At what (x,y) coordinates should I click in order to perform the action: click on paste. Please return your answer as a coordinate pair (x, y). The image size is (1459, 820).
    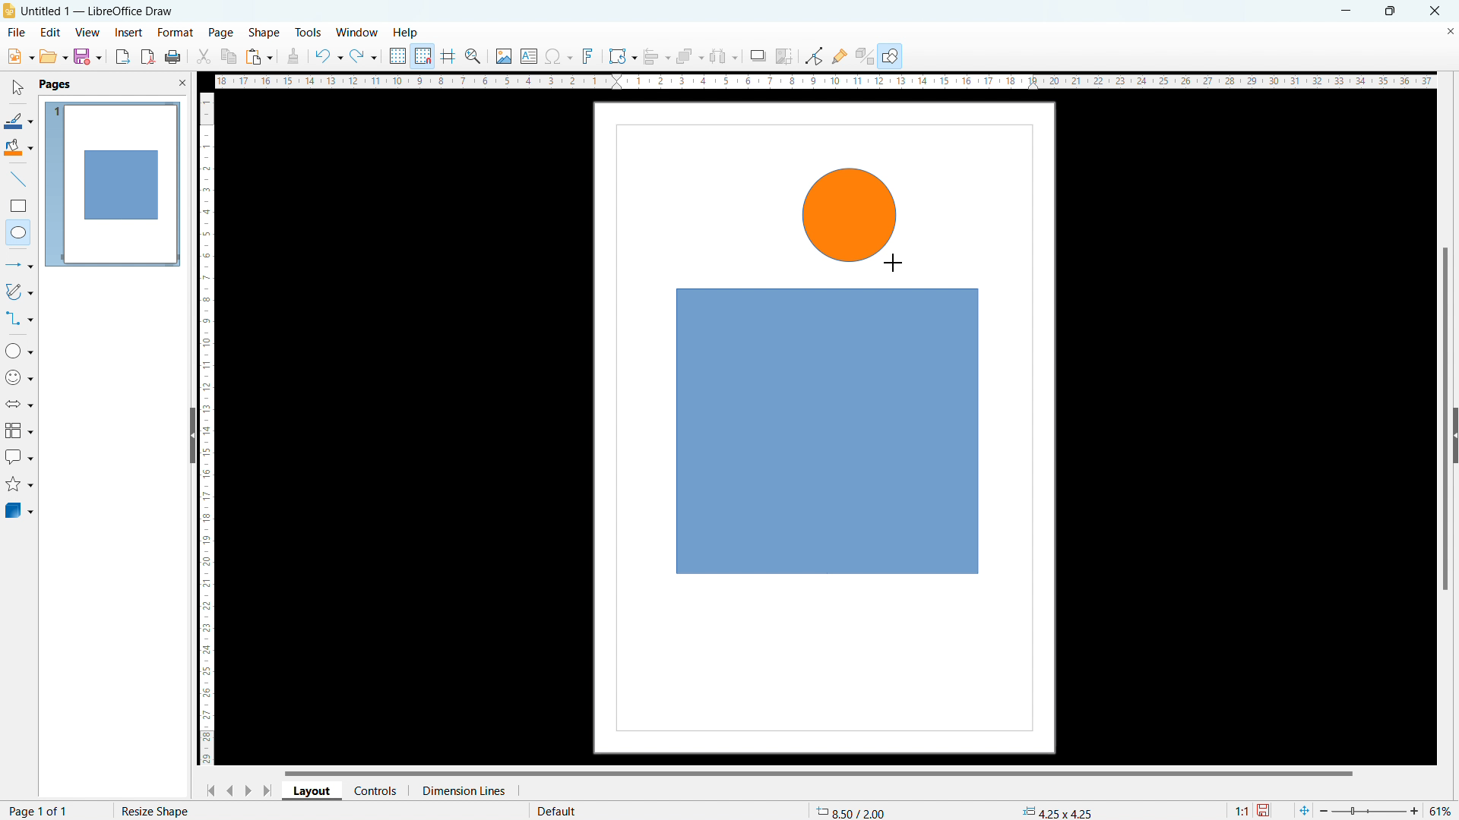
    Looking at the image, I should click on (260, 56).